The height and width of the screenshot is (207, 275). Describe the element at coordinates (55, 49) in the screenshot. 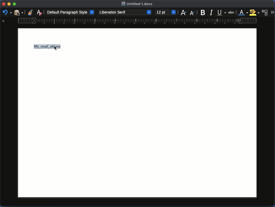

I see `curso` at that location.